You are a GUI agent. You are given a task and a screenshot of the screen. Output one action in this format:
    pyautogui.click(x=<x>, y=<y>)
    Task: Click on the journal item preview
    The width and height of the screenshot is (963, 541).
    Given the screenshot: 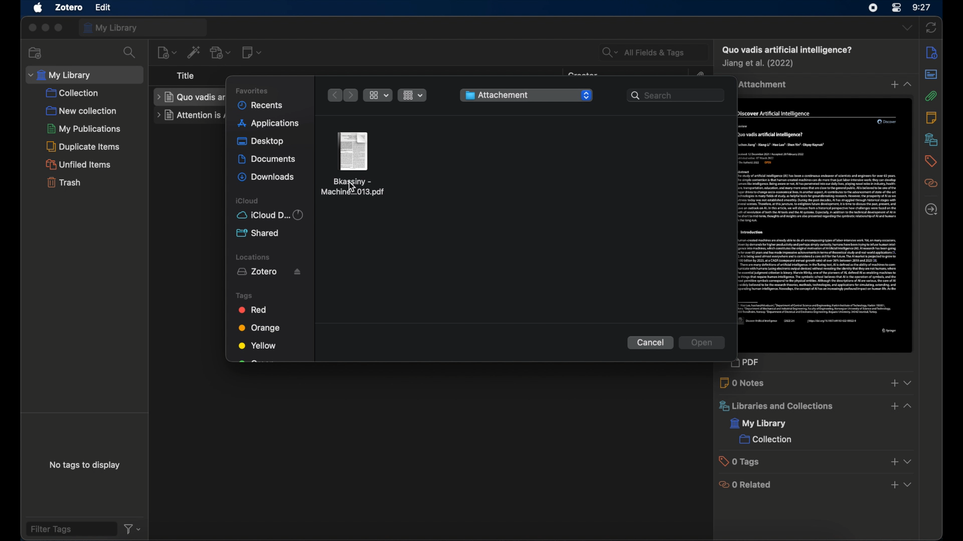 What is the action you would take?
    pyautogui.click(x=826, y=226)
    